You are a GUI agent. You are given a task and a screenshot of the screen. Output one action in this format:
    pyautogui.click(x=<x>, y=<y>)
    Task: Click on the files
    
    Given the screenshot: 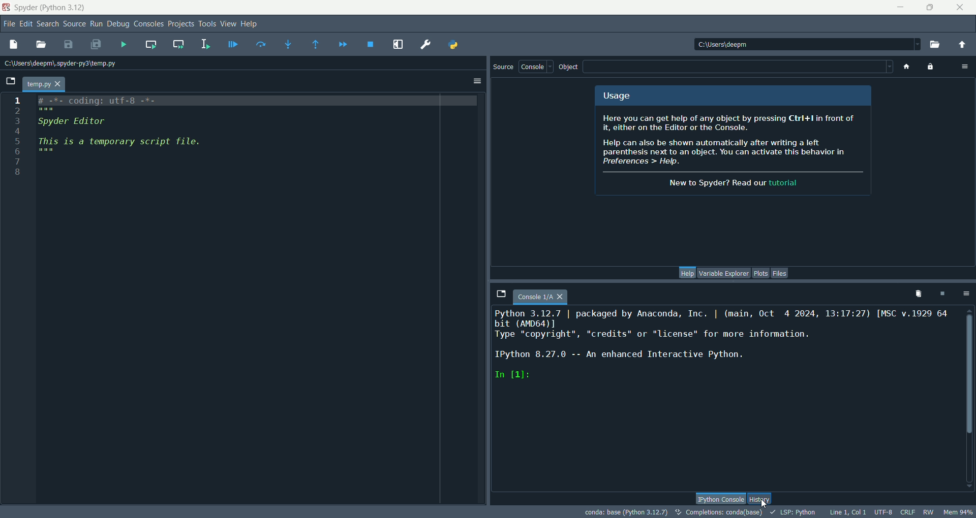 What is the action you would take?
    pyautogui.click(x=779, y=273)
    